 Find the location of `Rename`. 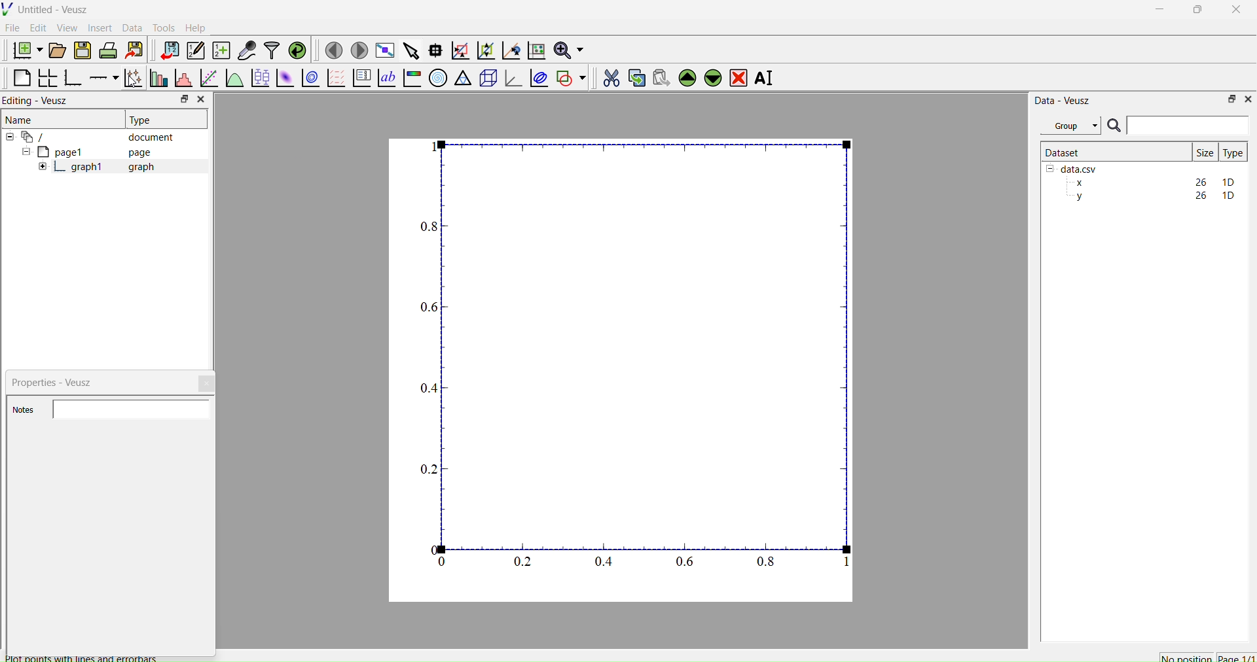

Rename is located at coordinates (767, 78).